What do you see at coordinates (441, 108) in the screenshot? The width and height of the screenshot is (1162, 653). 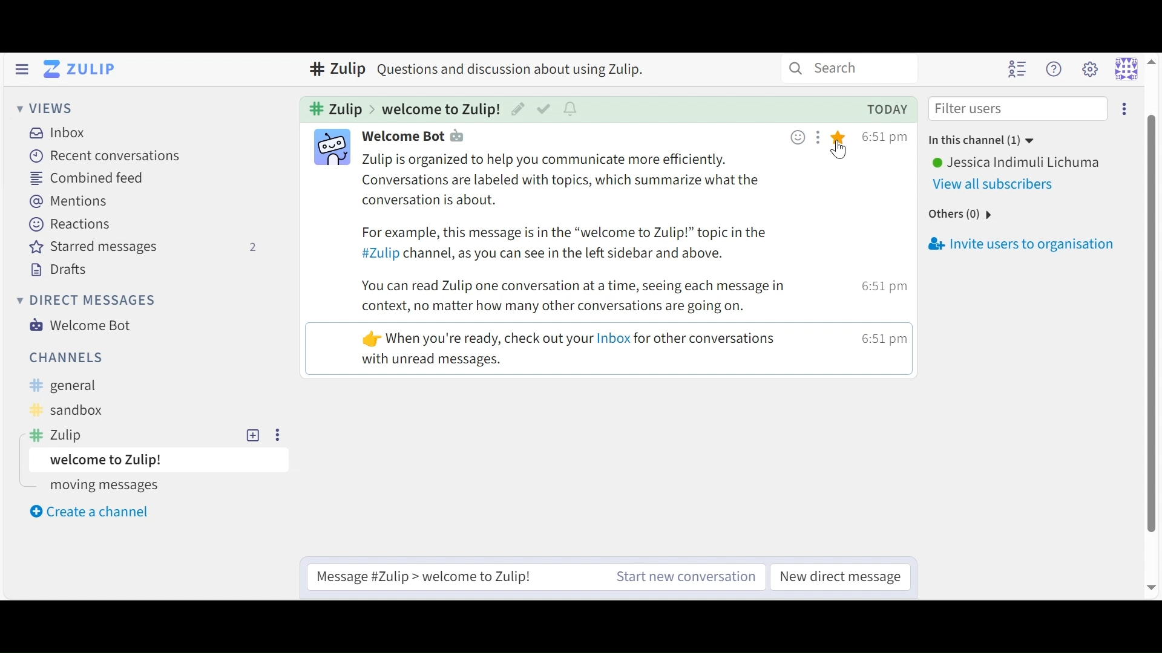 I see `Topic` at bounding box center [441, 108].